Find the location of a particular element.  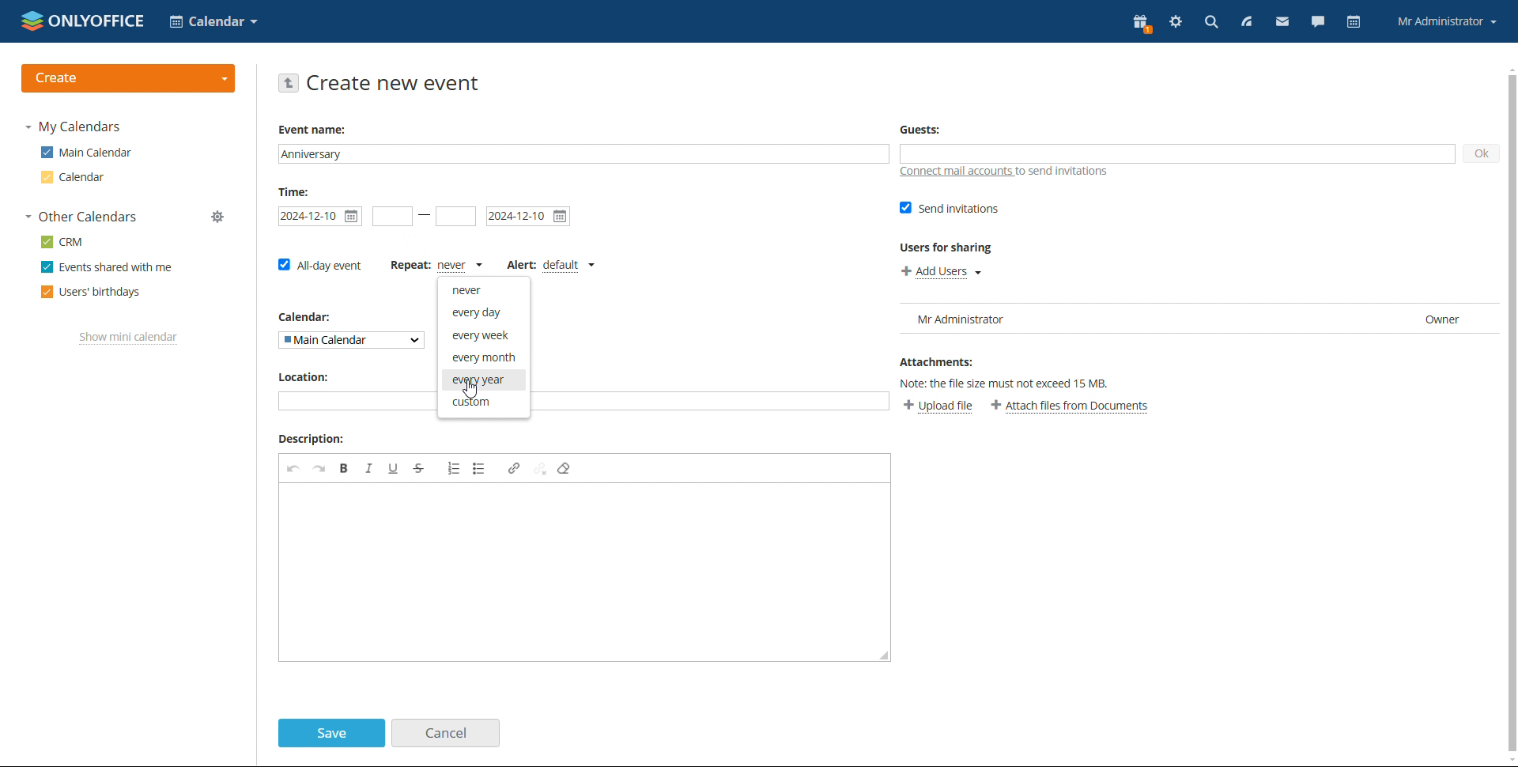

never is located at coordinates (485, 292).